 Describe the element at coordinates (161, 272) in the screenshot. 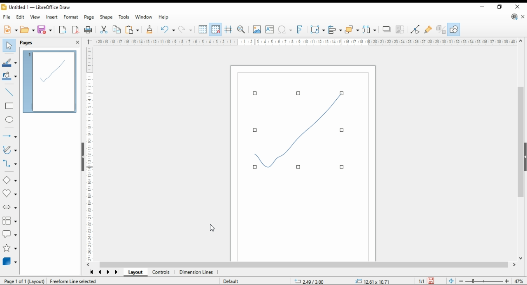

I see `controls` at that location.